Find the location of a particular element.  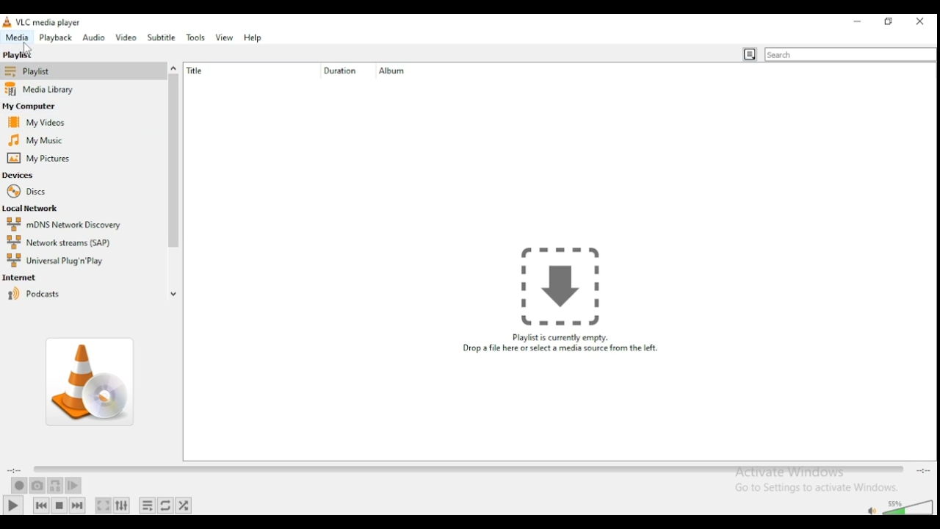

media library is located at coordinates (43, 90).